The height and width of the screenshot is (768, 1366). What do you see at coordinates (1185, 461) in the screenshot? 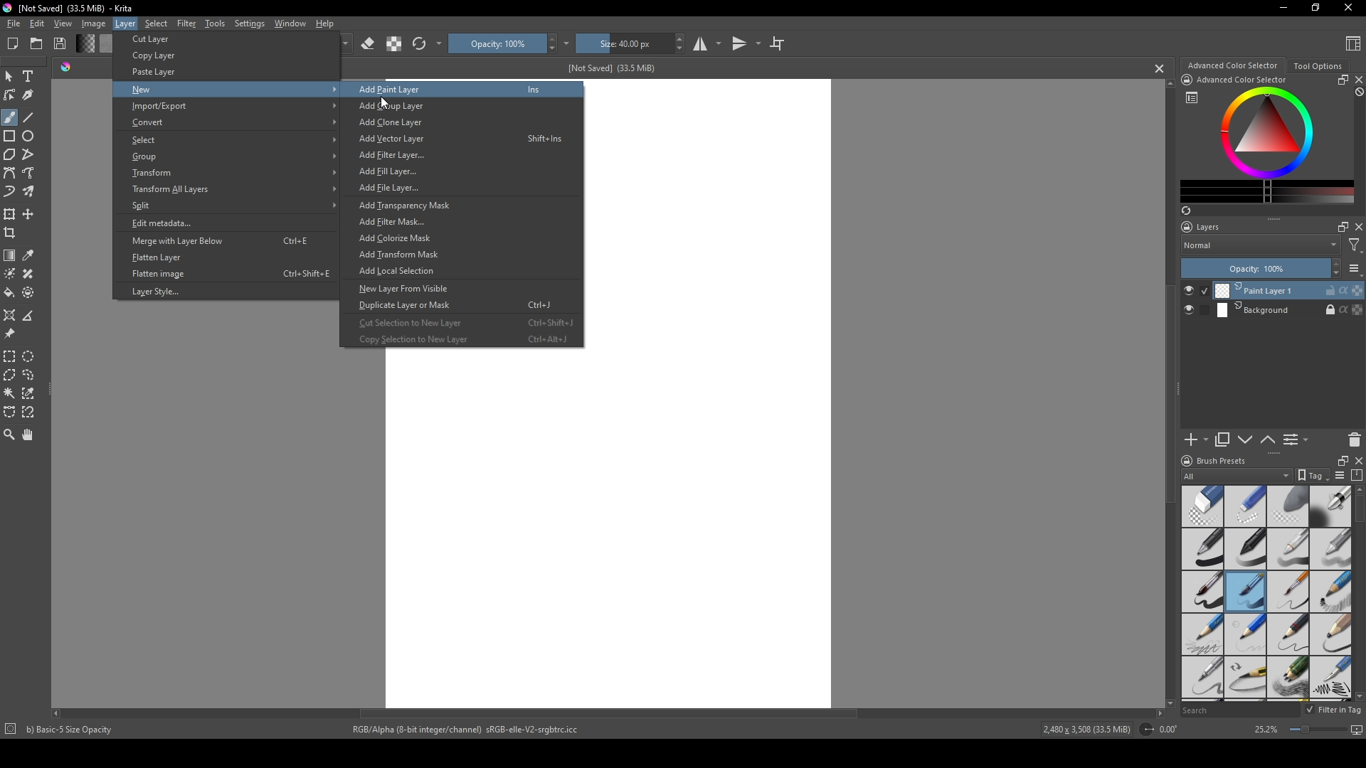
I see `logo` at bounding box center [1185, 461].